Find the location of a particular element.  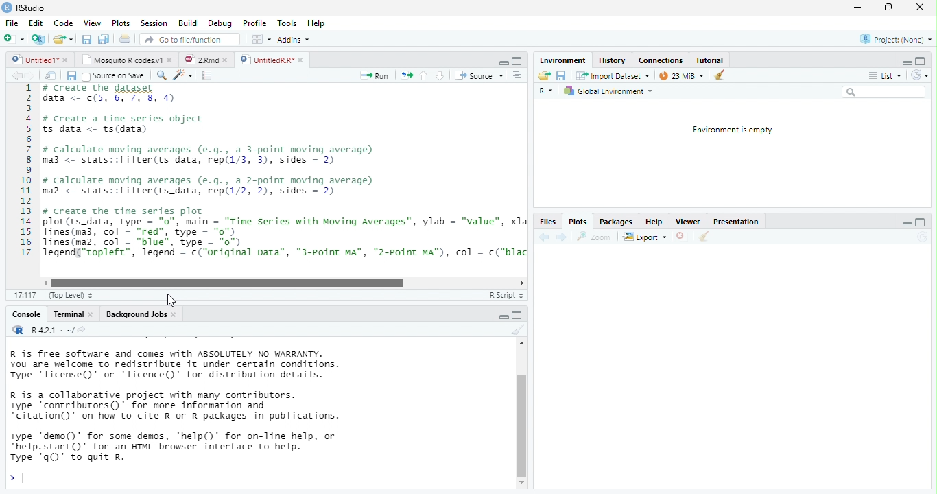

R Script is located at coordinates (505, 295).